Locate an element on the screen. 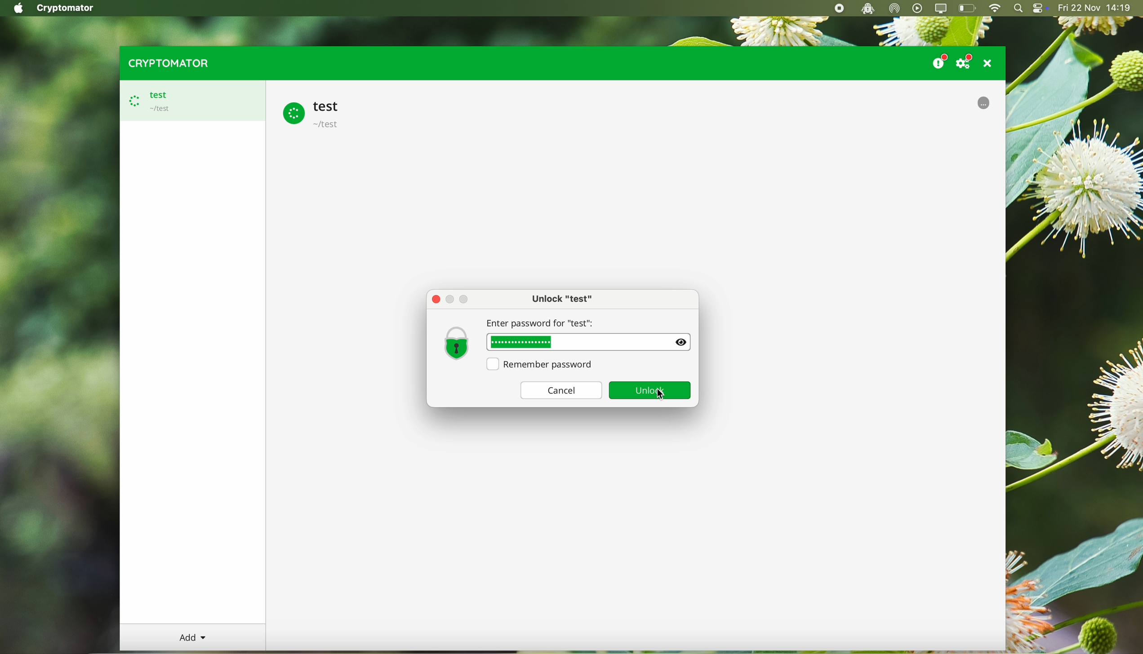 The height and width of the screenshot is (654, 1143). add is located at coordinates (193, 638).